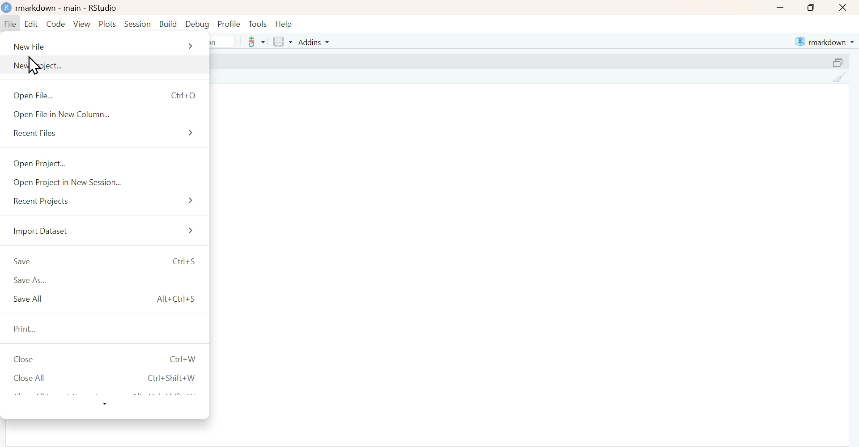 The width and height of the screenshot is (859, 447). What do you see at coordinates (255, 42) in the screenshot?
I see `git commit` at bounding box center [255, 42].